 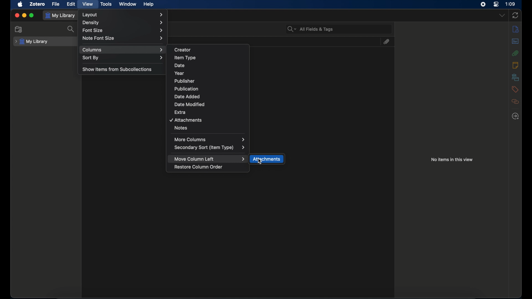 What do you see at coordinates (452, 159) in the screenshot?
I see `no items in this view` at bounding box center [452, 159].